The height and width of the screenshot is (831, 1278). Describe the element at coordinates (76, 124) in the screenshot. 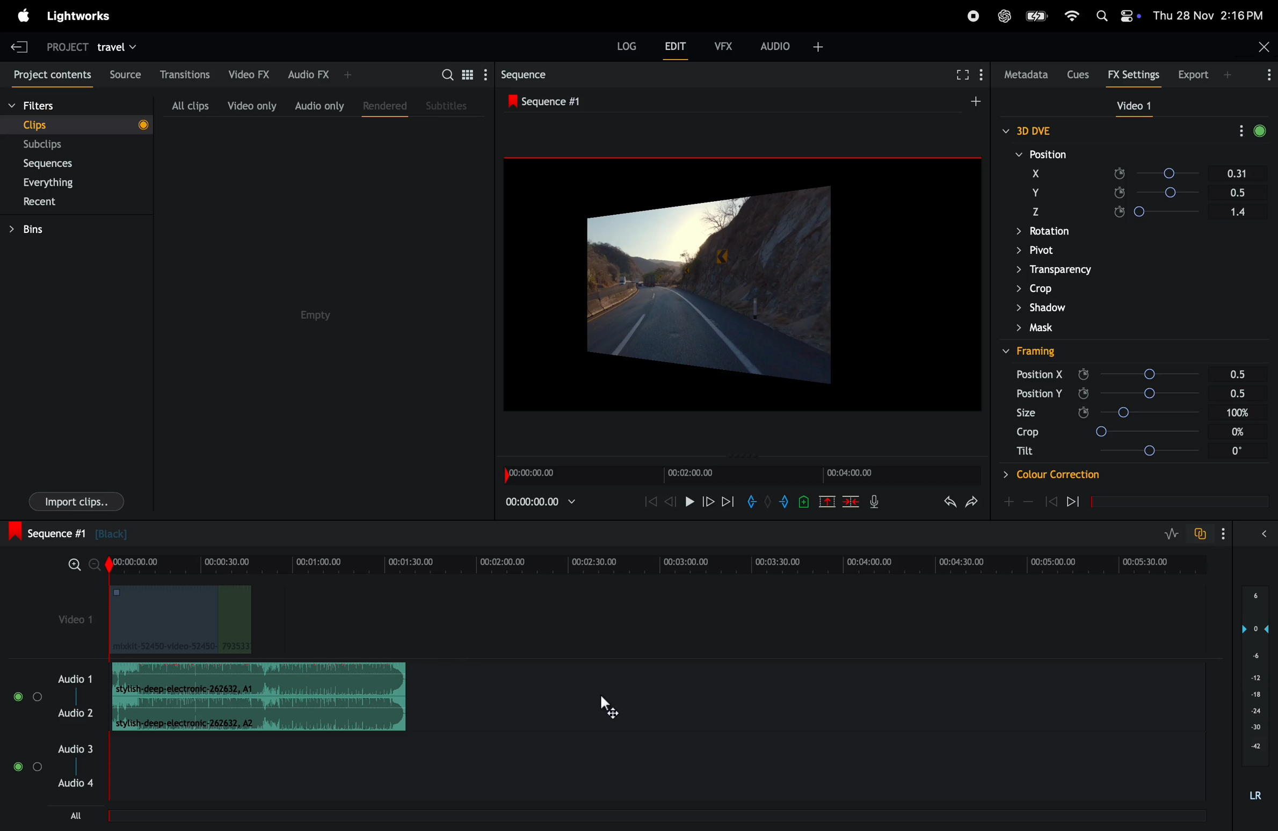

I see `clips` at that location.